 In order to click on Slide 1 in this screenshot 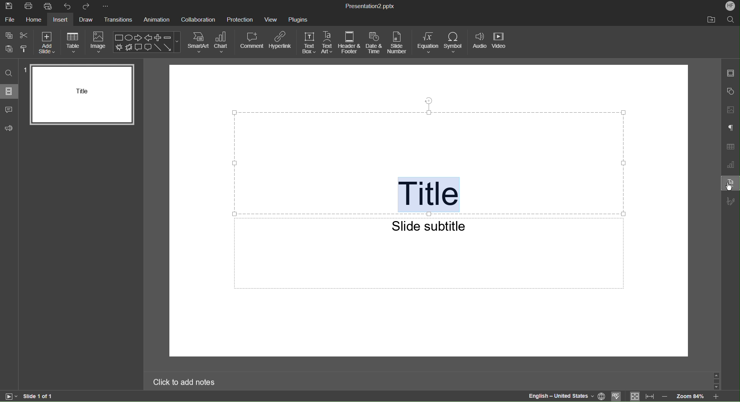, I will do `click(80, 95)`.